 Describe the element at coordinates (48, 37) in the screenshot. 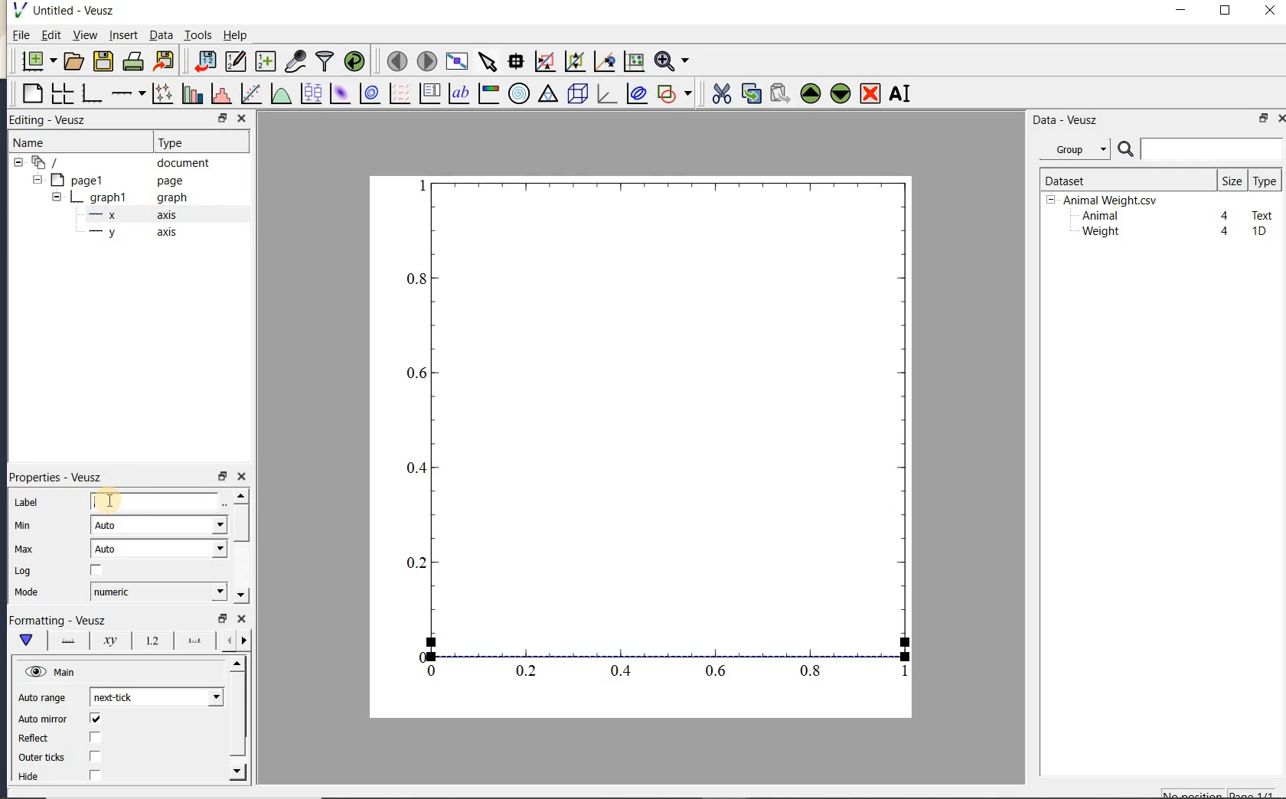

I see `Edit` at that location.